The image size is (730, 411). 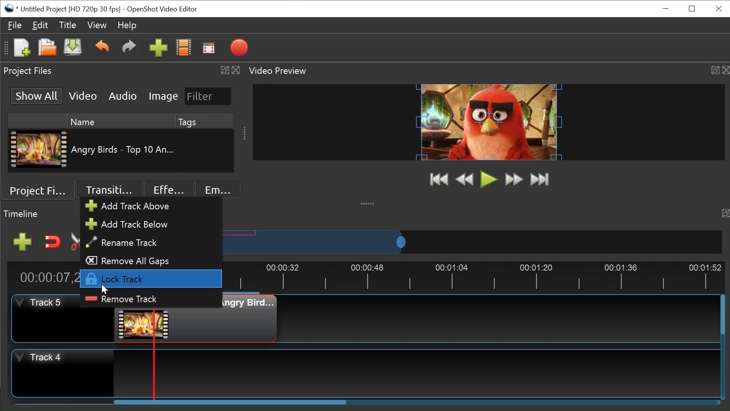 What do you see at coordinates (67, 25) in the screenshot?
I see `Title` at bounding box center [67, 25].